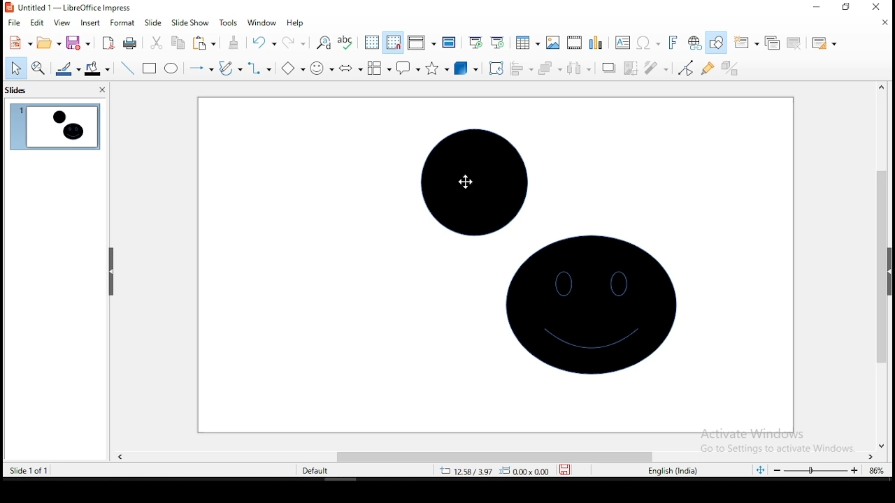  What do you see at coordinates (759, 469) in the screenshot?
I see `fit slide to current window` at bounding box center [759, 469].